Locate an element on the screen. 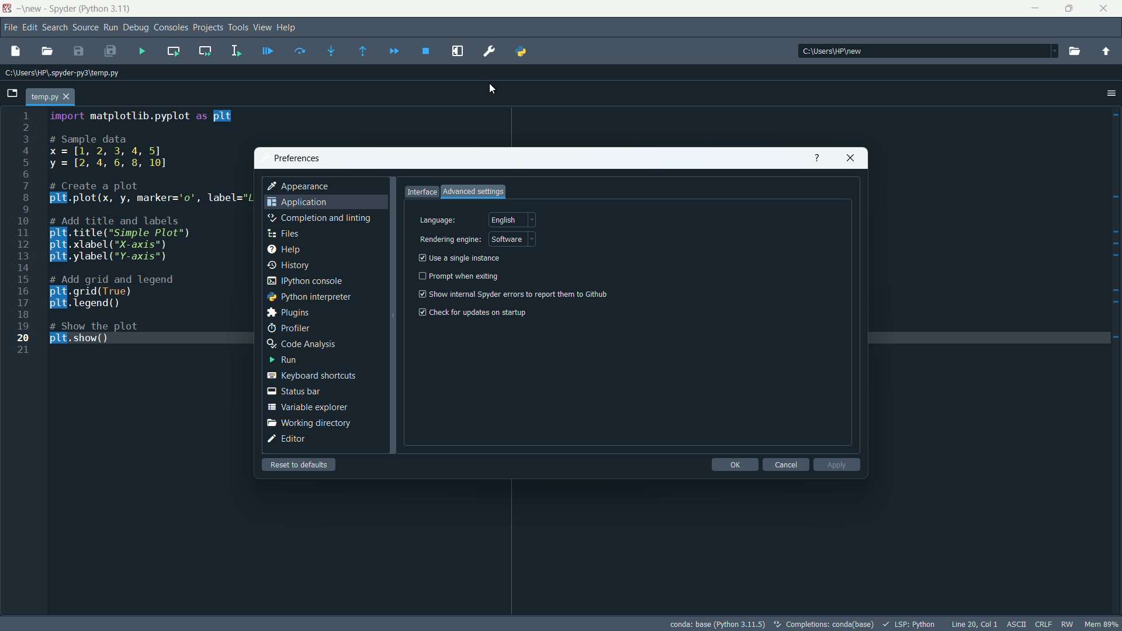  browse tabs is located at coordinates (12, 93).